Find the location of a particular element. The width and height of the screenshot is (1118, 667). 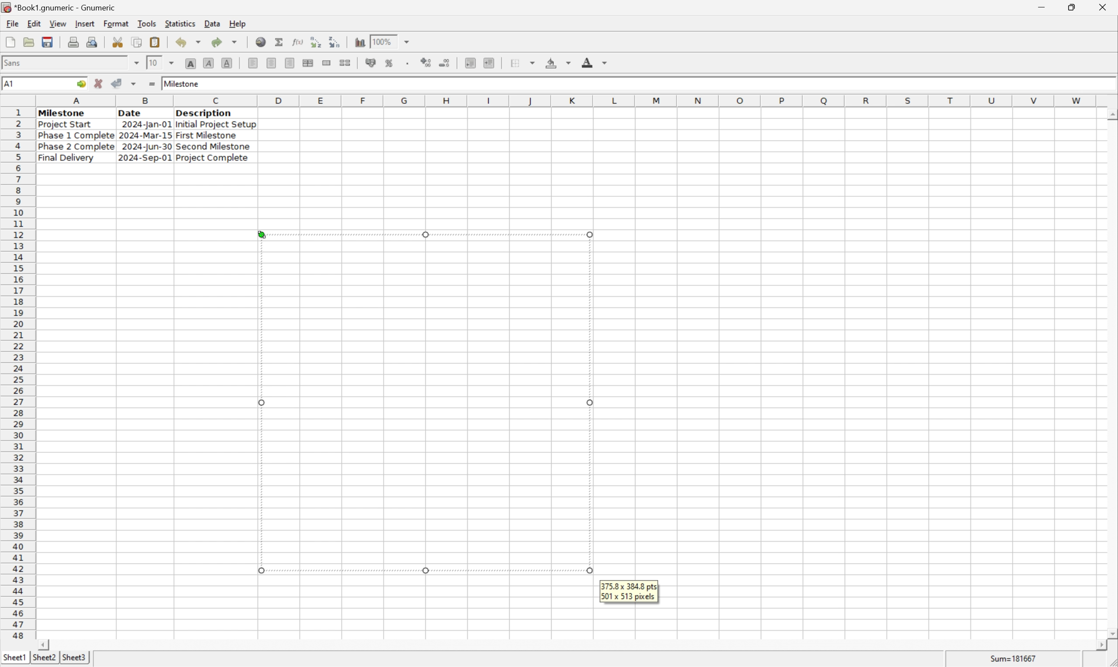

area for chart selected is located at coordinates (423, 403).